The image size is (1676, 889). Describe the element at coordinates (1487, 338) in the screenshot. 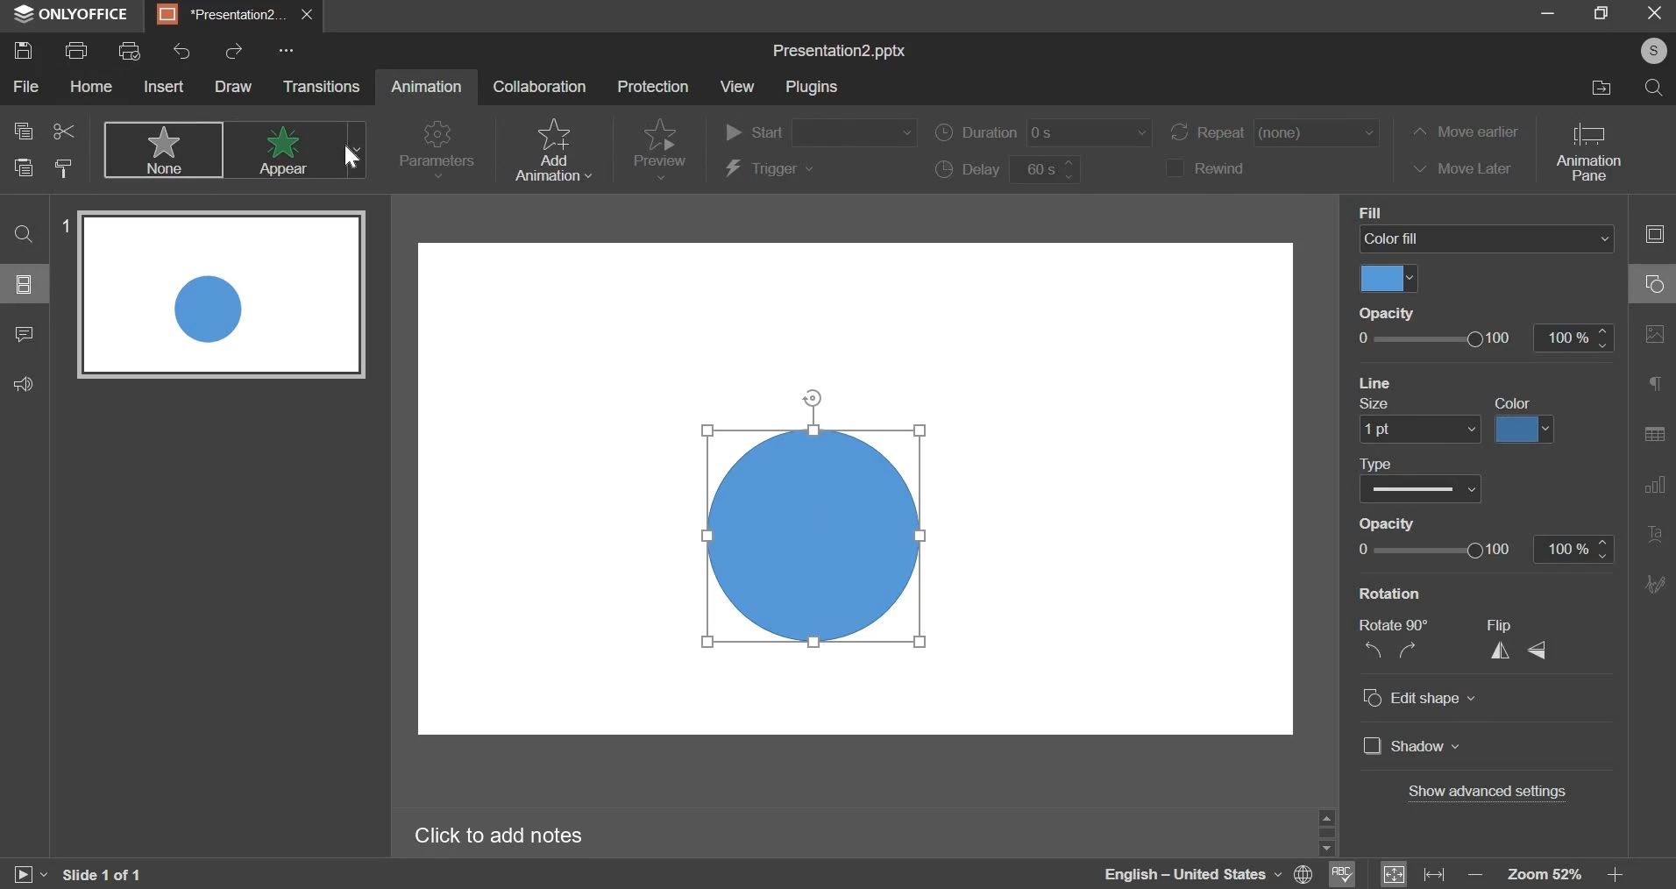

I see `opacity` at that location.